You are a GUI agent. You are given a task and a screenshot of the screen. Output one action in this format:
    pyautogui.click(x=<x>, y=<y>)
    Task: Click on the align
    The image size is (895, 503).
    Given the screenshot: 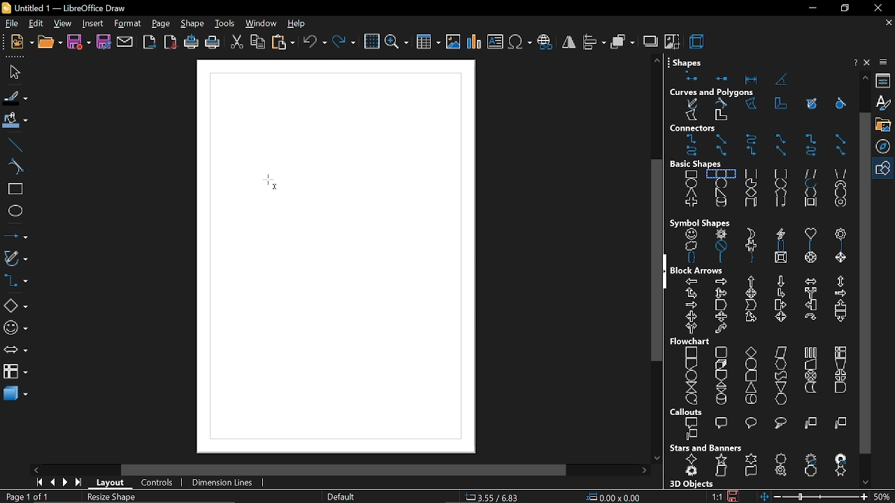 What is the action you would take?
    pyautogui.click(x=595, y=41)
    